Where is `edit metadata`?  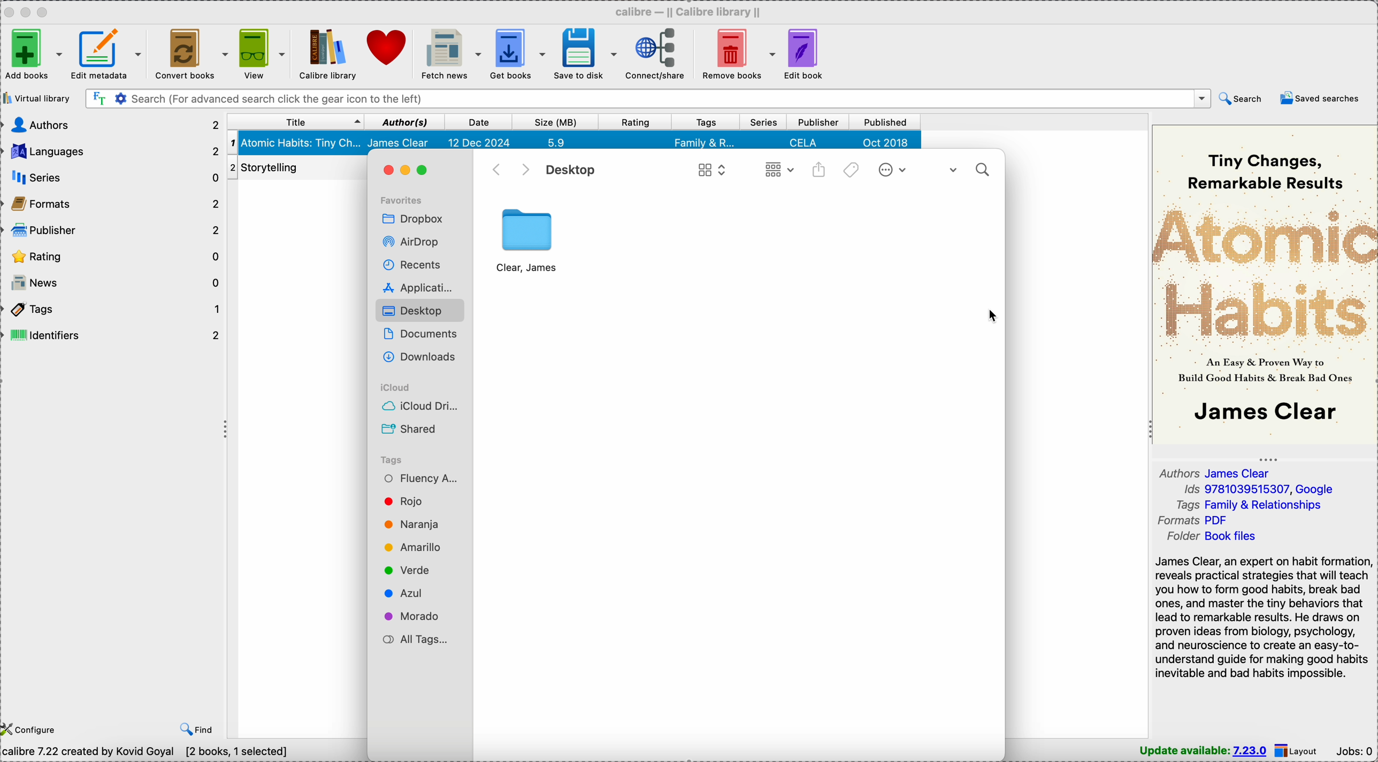
edit metadata is located at coordinates (111, 54).